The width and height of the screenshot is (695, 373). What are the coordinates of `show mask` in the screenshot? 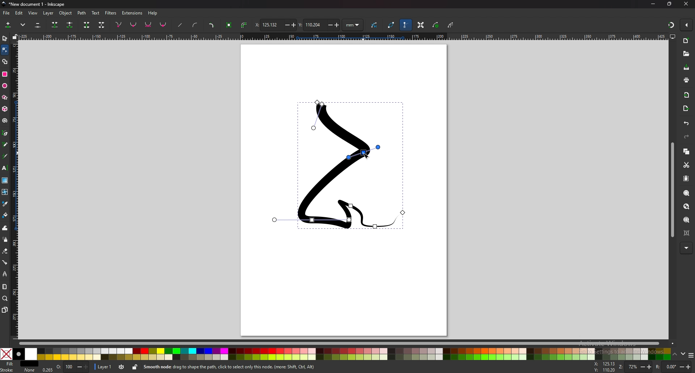 It's located at (436, 25).